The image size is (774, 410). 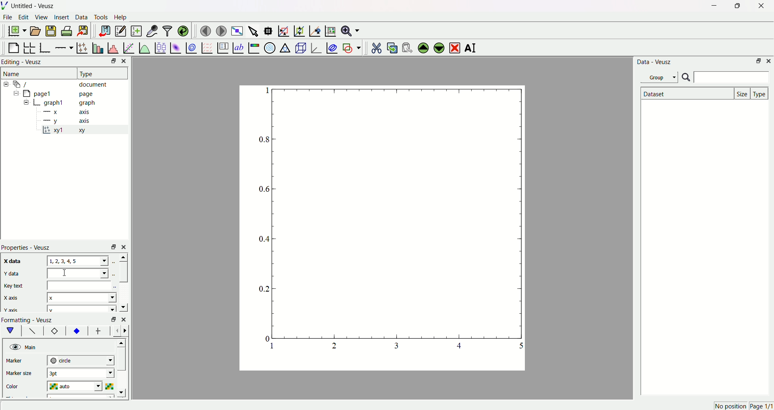 What do you see at coordinates (101, 18) in the screenshot?
I see `Tools` at bounding box center [101, 18].